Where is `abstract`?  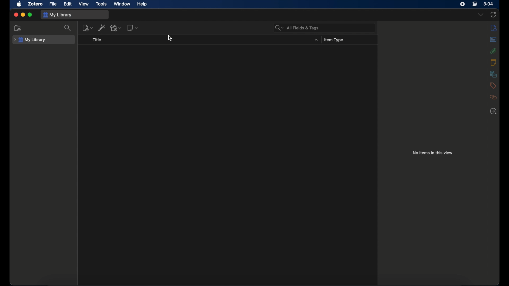 abstract is located at coordinates (493, 39).